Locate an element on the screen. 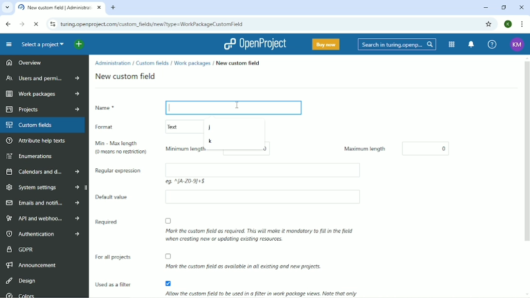 The image size is (530, 298). Typing Cursor is located at coordinates (174, 108).